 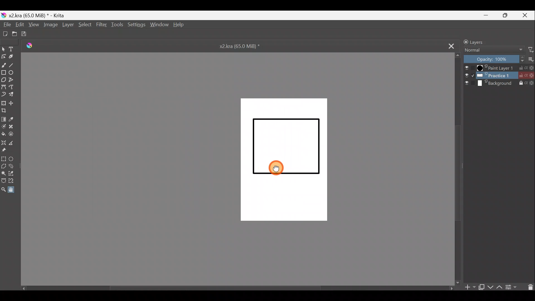 What do you see at coordinates (4, 142) in the screenshot?
I see `Assistant tool` at bounding box center [4, 142].